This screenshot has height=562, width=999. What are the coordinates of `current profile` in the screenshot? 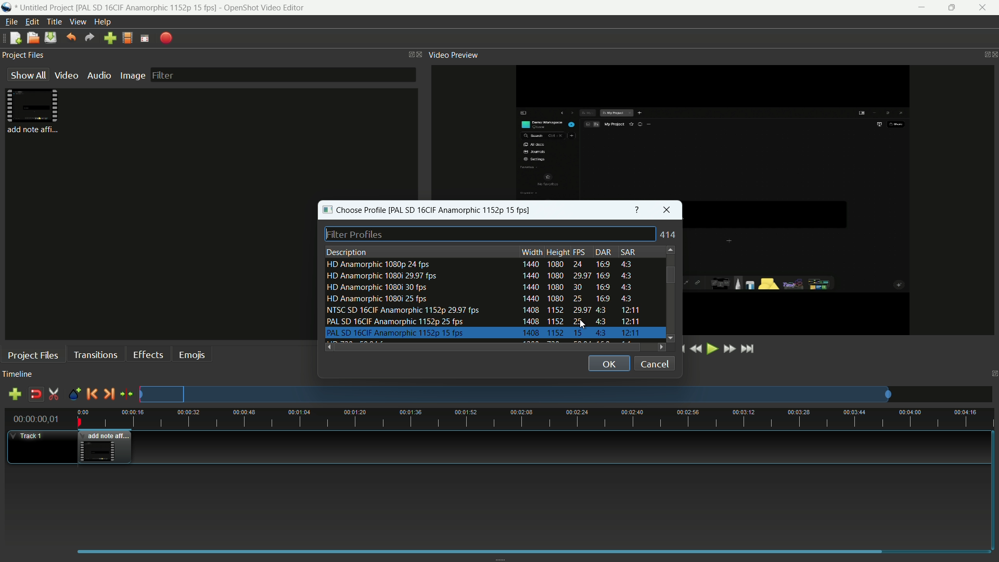 It's located at (463, 210).